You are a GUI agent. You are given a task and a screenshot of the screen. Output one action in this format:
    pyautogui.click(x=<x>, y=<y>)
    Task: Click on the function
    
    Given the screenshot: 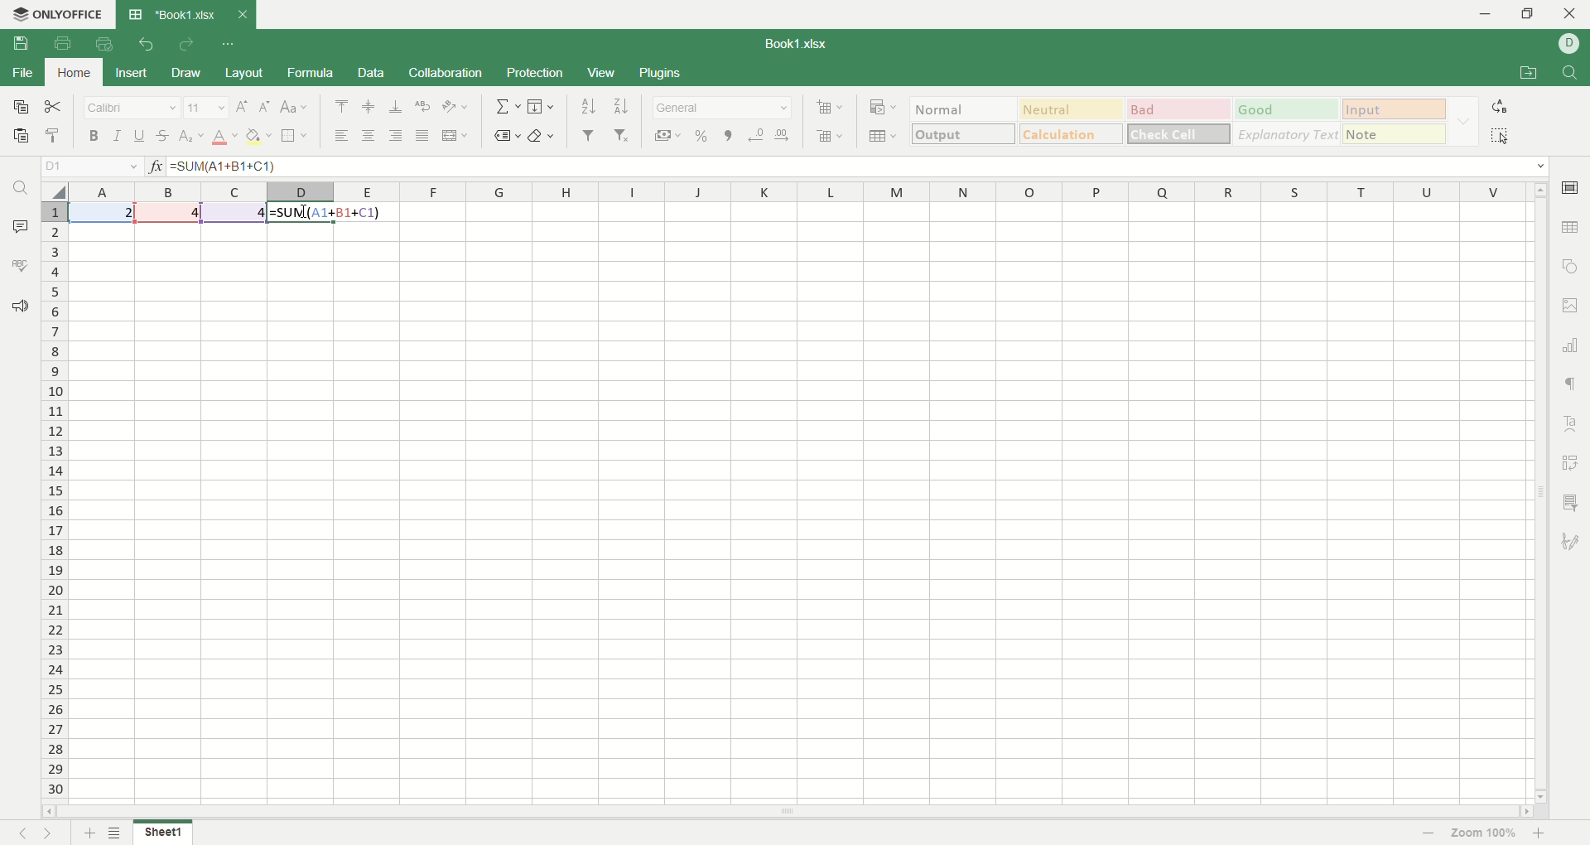 What is the action you would take?
    pyautogui.click(x=152, y=165)
    